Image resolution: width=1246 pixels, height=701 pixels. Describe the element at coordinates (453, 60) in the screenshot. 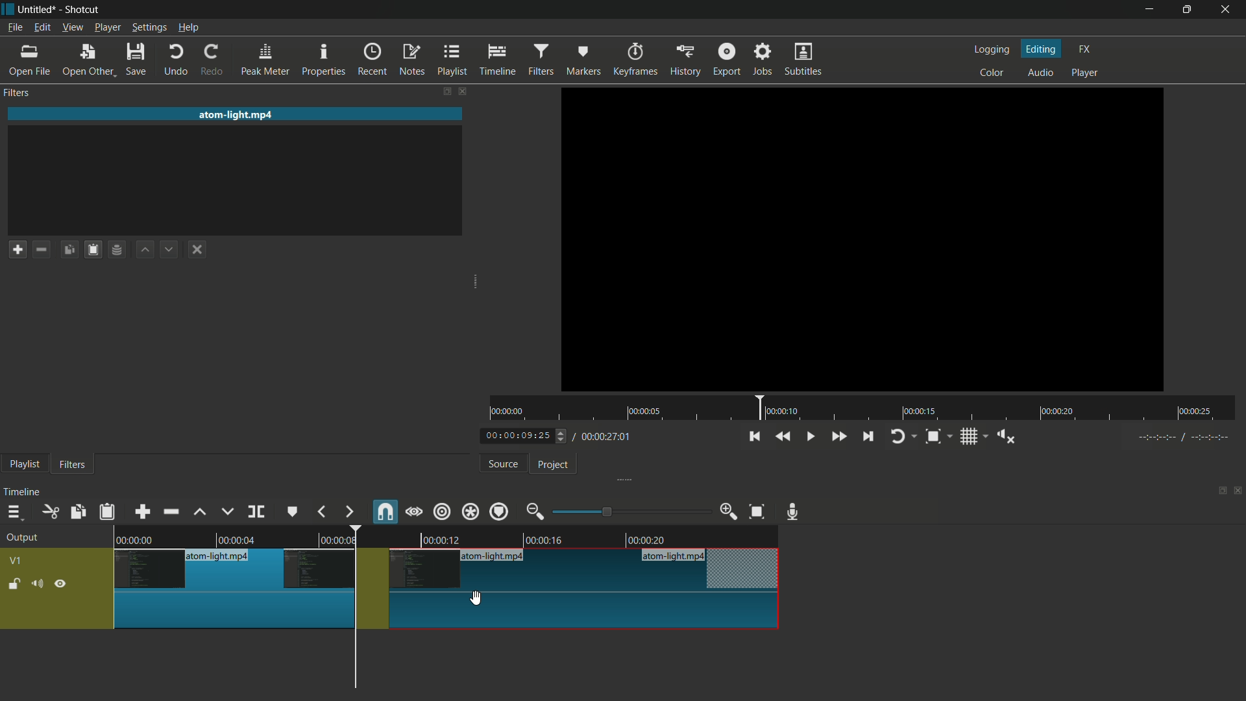

I see `playlist` at that location.